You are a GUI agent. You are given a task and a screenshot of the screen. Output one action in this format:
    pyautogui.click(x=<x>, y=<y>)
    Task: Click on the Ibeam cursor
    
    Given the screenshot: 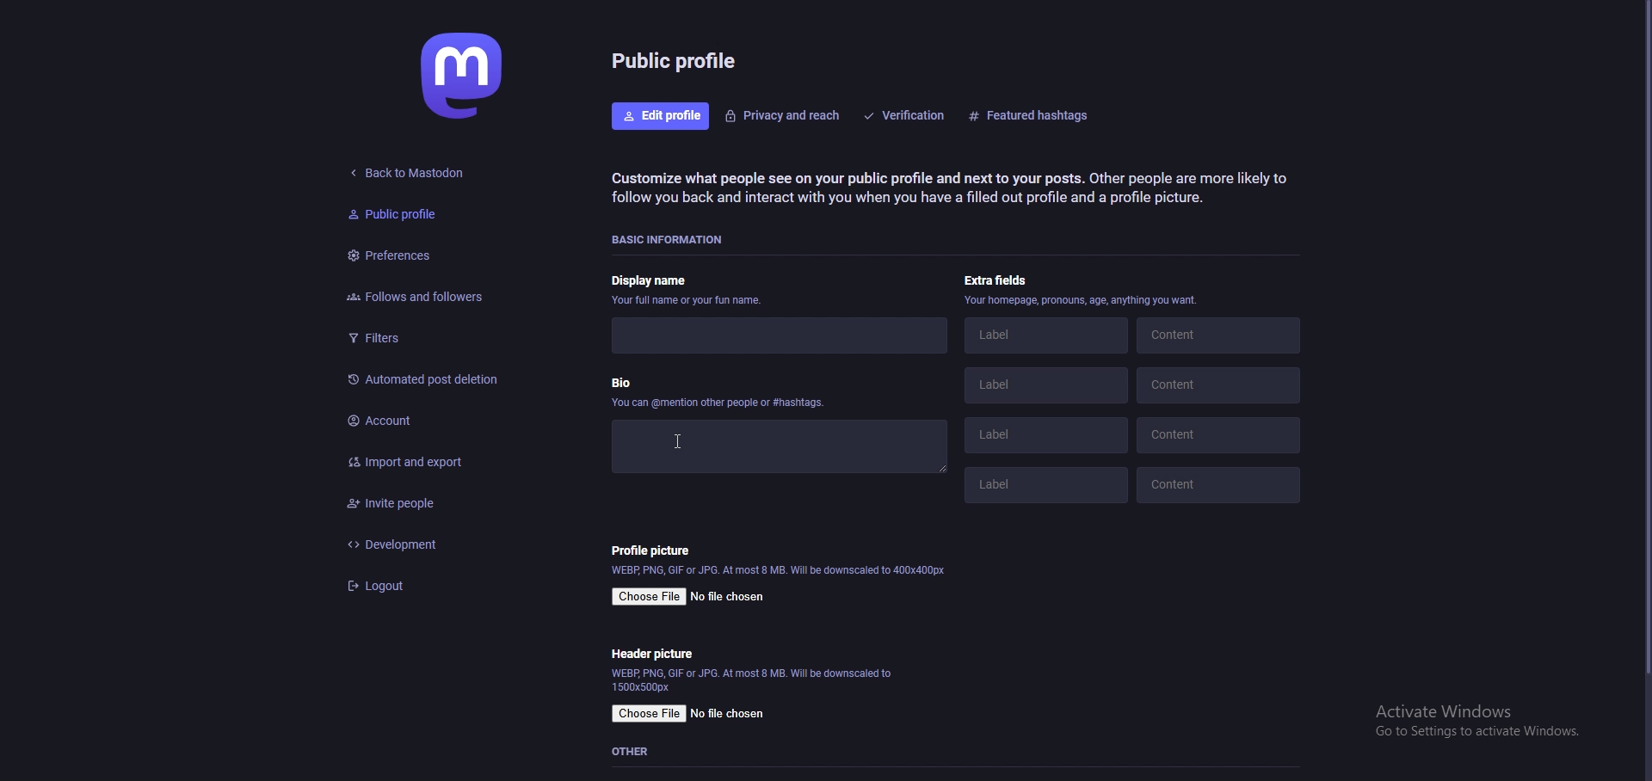 What is the action you would take?
    pyautogui.click(x=670, y=440)
    